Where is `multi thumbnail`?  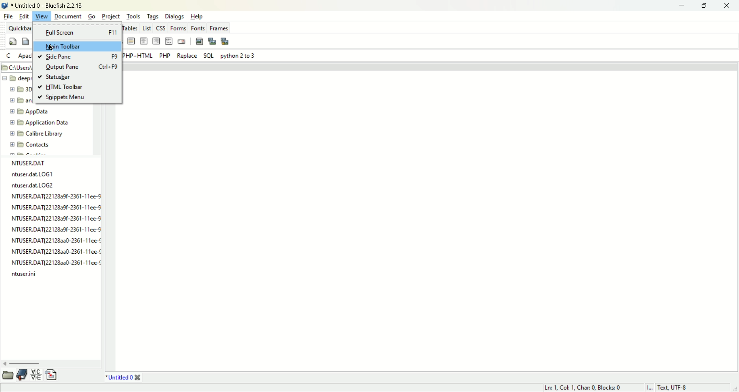 multi thumbnail is located at coordinates (225, 40).